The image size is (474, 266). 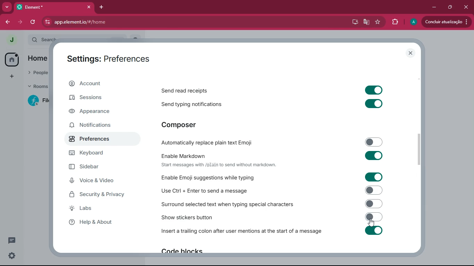 What do you see at coordinates (271, 233) in the screenshot?
I see `Insert a trailing colon after user mentions at the start of a message` at bounding box center [271, 233].